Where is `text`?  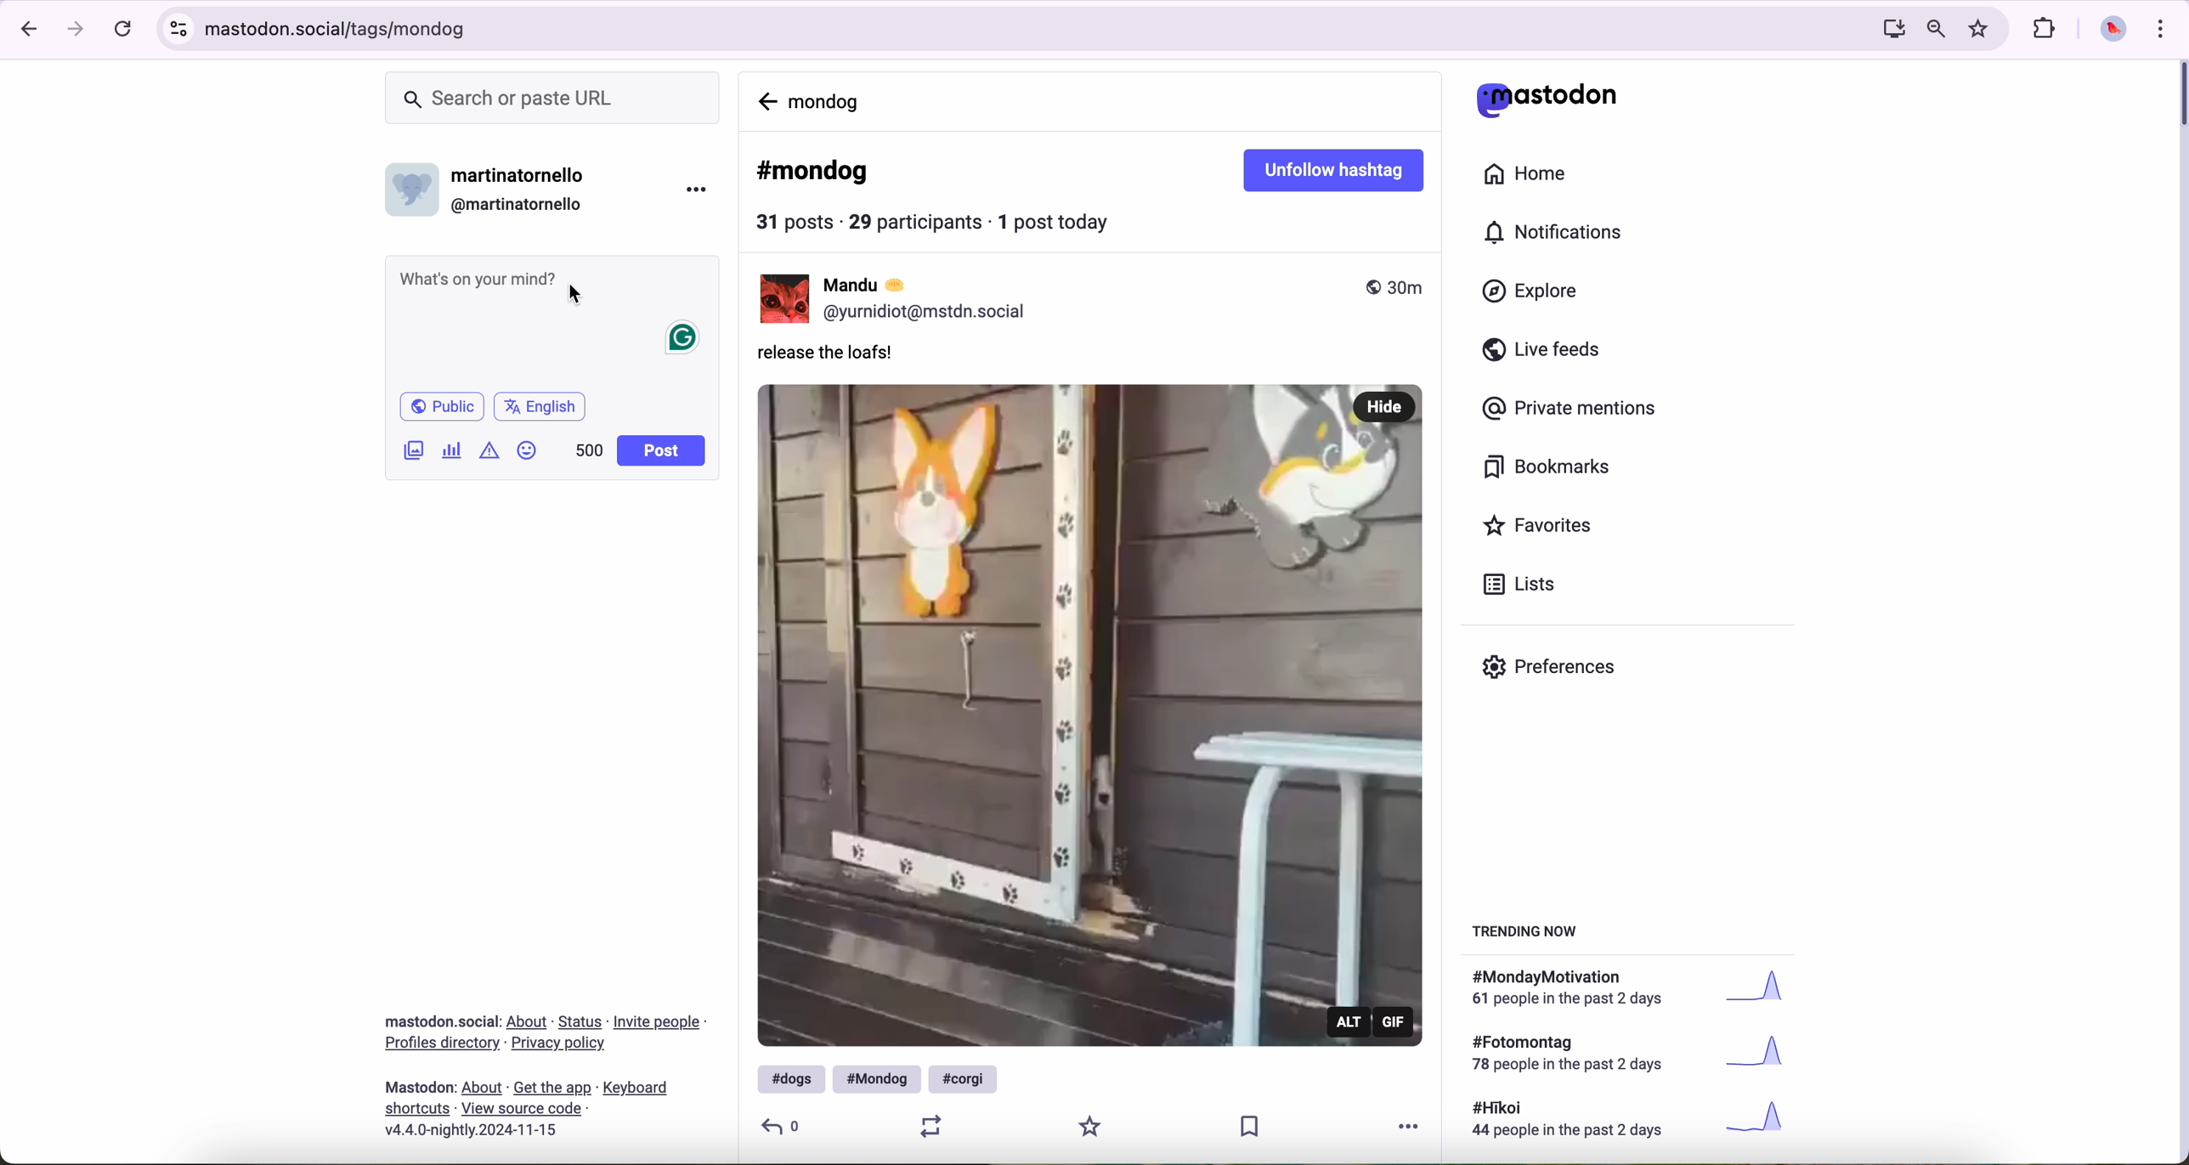
text is located at coordinates (1576, 990).